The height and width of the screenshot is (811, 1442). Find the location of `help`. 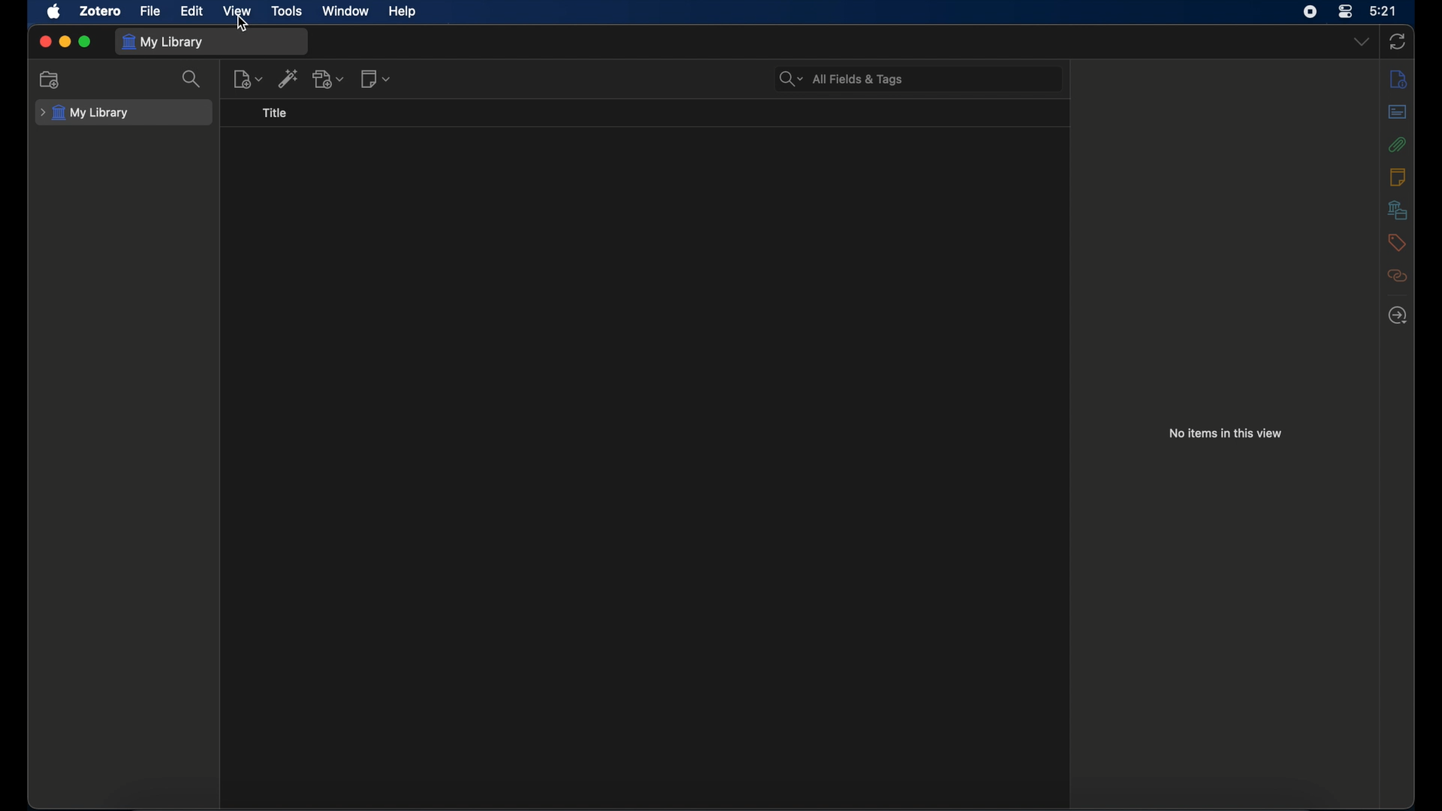

help is located at coordinates (403, 11).